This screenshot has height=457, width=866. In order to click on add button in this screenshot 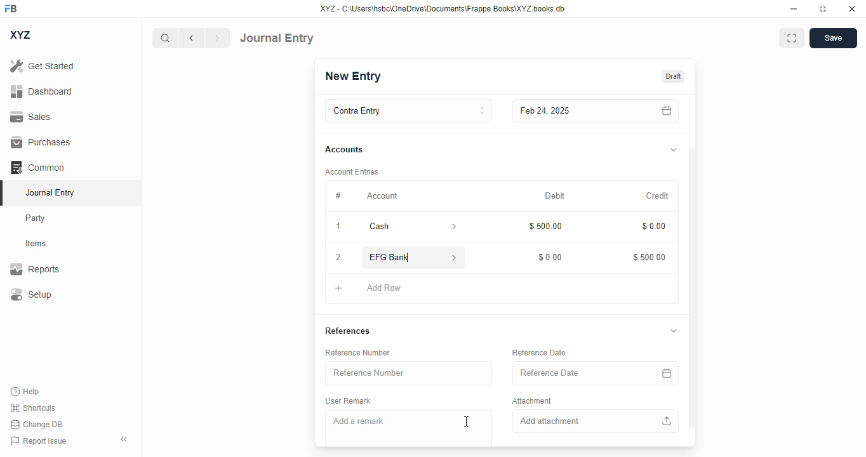, I will do `click(338, 289)`.